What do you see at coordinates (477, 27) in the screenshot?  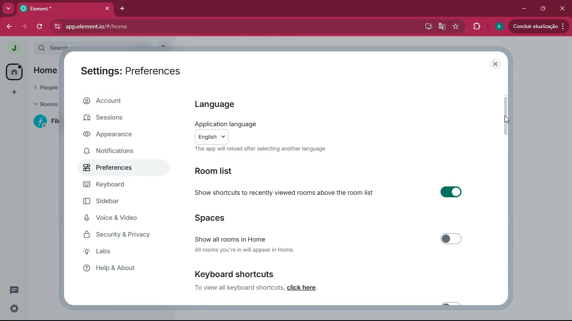 I see `extensions` at bounding box center [477, 27].